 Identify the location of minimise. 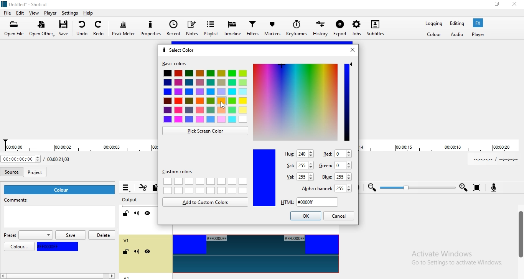
(480, 5).